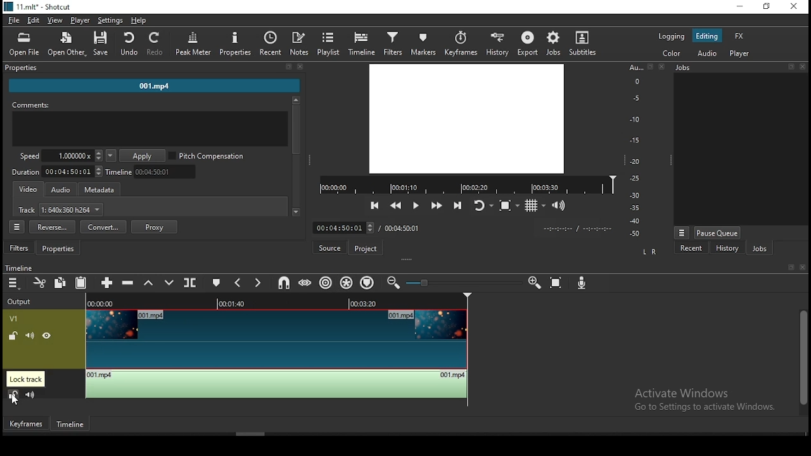  What do you see at coordinates (691, 250) in the screenshot?
I see `recent` at bounding box center [691, 250].